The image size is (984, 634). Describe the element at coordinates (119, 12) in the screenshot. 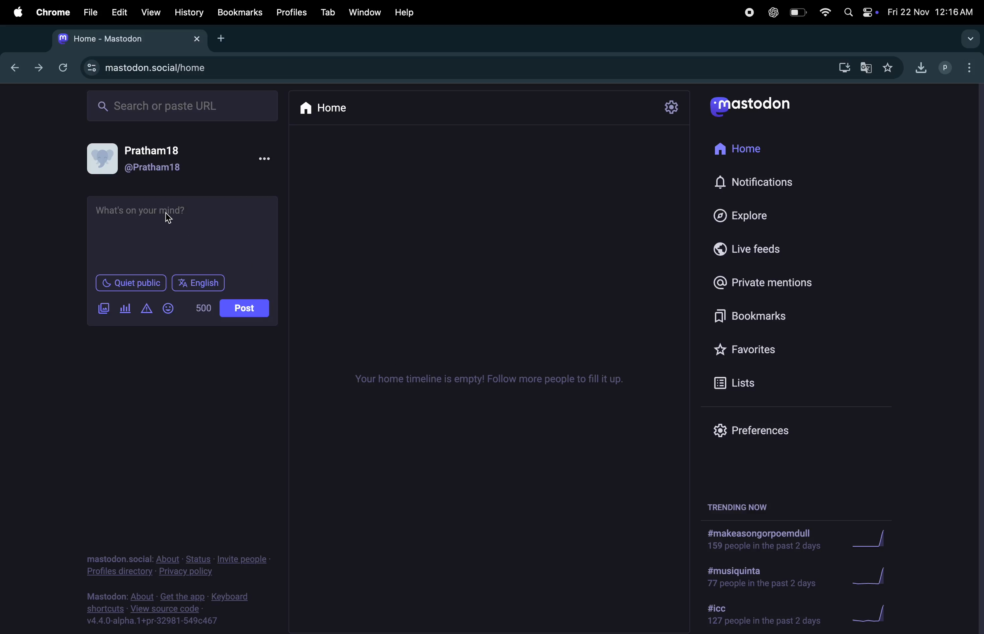

I see `edit` at that location.